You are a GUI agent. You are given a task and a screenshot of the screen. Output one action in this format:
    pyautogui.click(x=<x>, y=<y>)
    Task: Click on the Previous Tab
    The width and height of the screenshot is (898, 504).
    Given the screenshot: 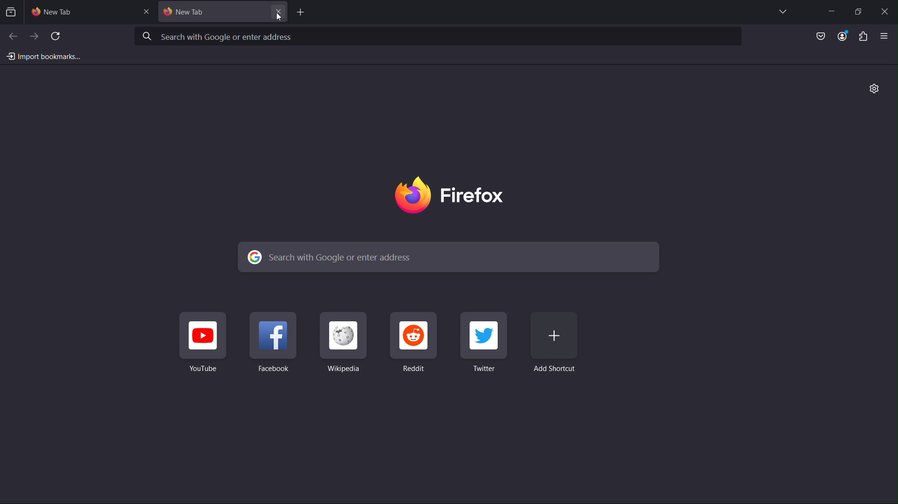 What is the action you would take?
    pyautogui.click(x=12, y=35)
    